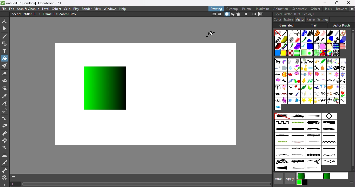 Image resolution: width=355 pixels, height=187 pixels. What do you see at coordinates (316, 39) in the screenshot?
I see `ZigZag` at bounding box center [316, 39].